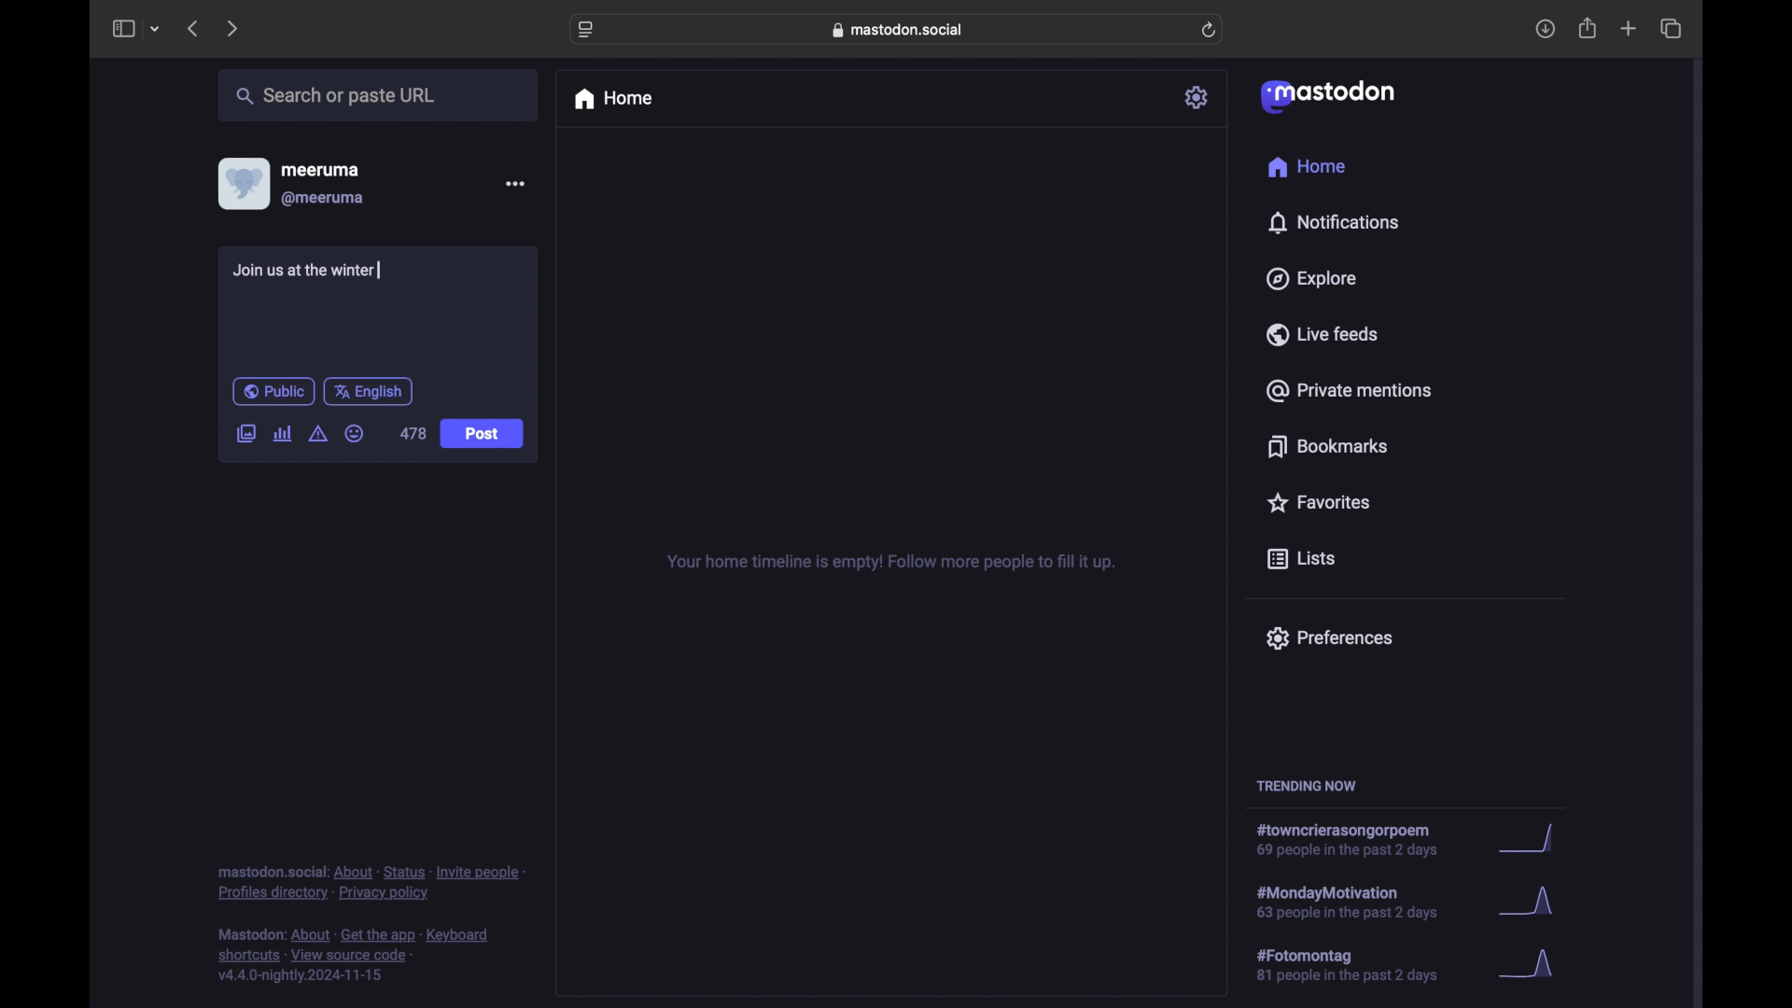 The width and height of the screenshot is (1792, 1008). Describe the element at coordinates (1350, 390) in the screenshot. I see `private mentions` at that location.